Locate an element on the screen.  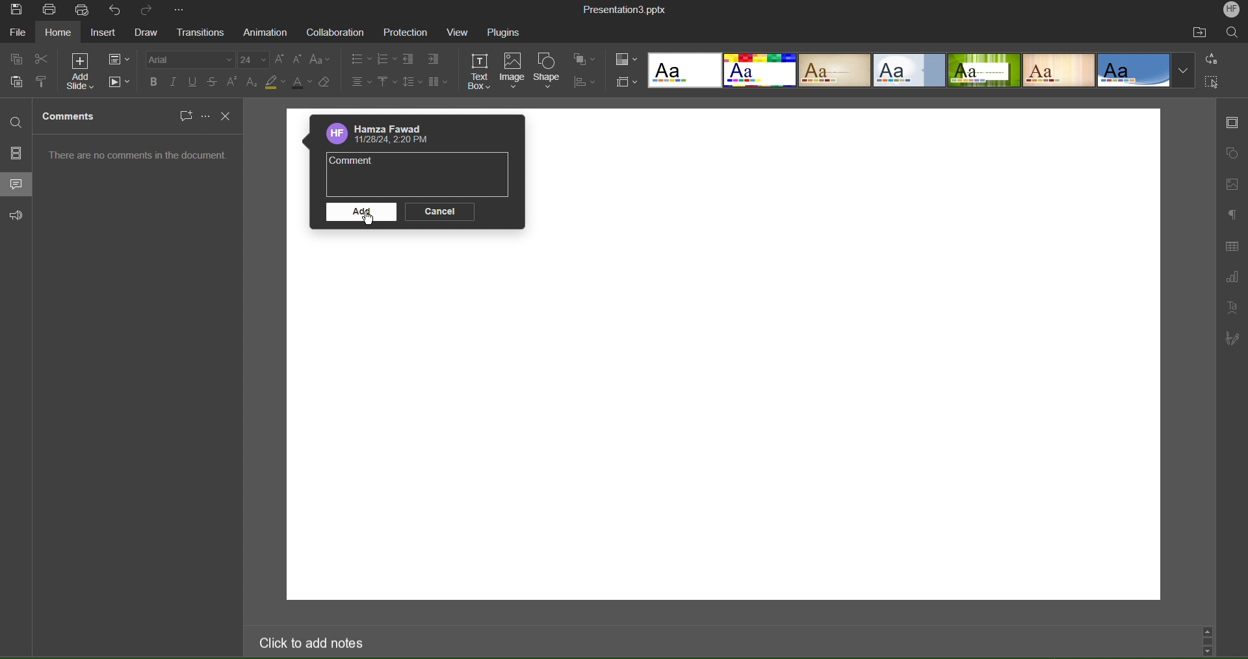
Text Art is located at coordinates (1232, 308).